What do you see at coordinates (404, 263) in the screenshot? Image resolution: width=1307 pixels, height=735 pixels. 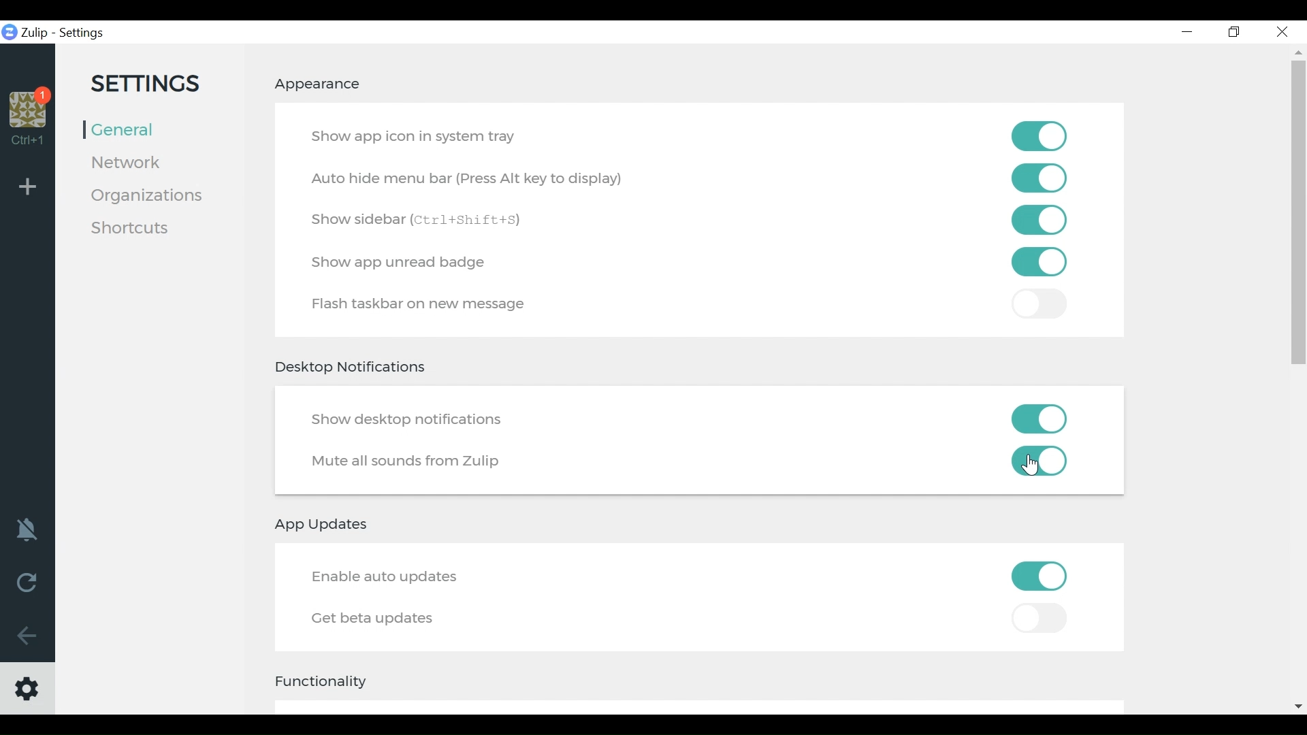 I see `Show app unread badge` at bounding box center [404, 263].